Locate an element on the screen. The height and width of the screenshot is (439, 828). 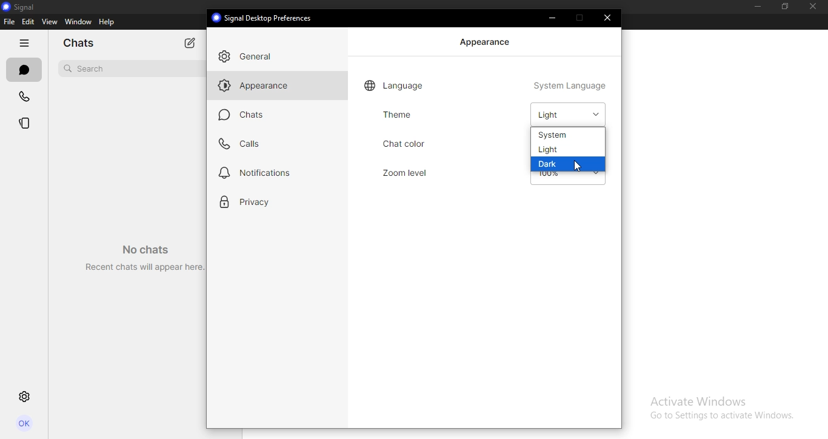
zoom level is located at coordinates (412, 171).